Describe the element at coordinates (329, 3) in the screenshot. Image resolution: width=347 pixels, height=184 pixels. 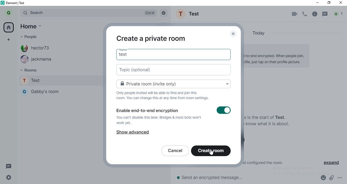
I see `restore` at that location.